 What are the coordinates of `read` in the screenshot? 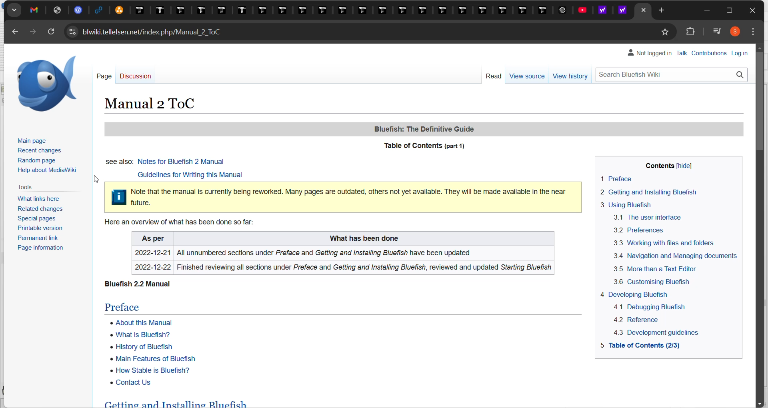 It's located at (491, 77).